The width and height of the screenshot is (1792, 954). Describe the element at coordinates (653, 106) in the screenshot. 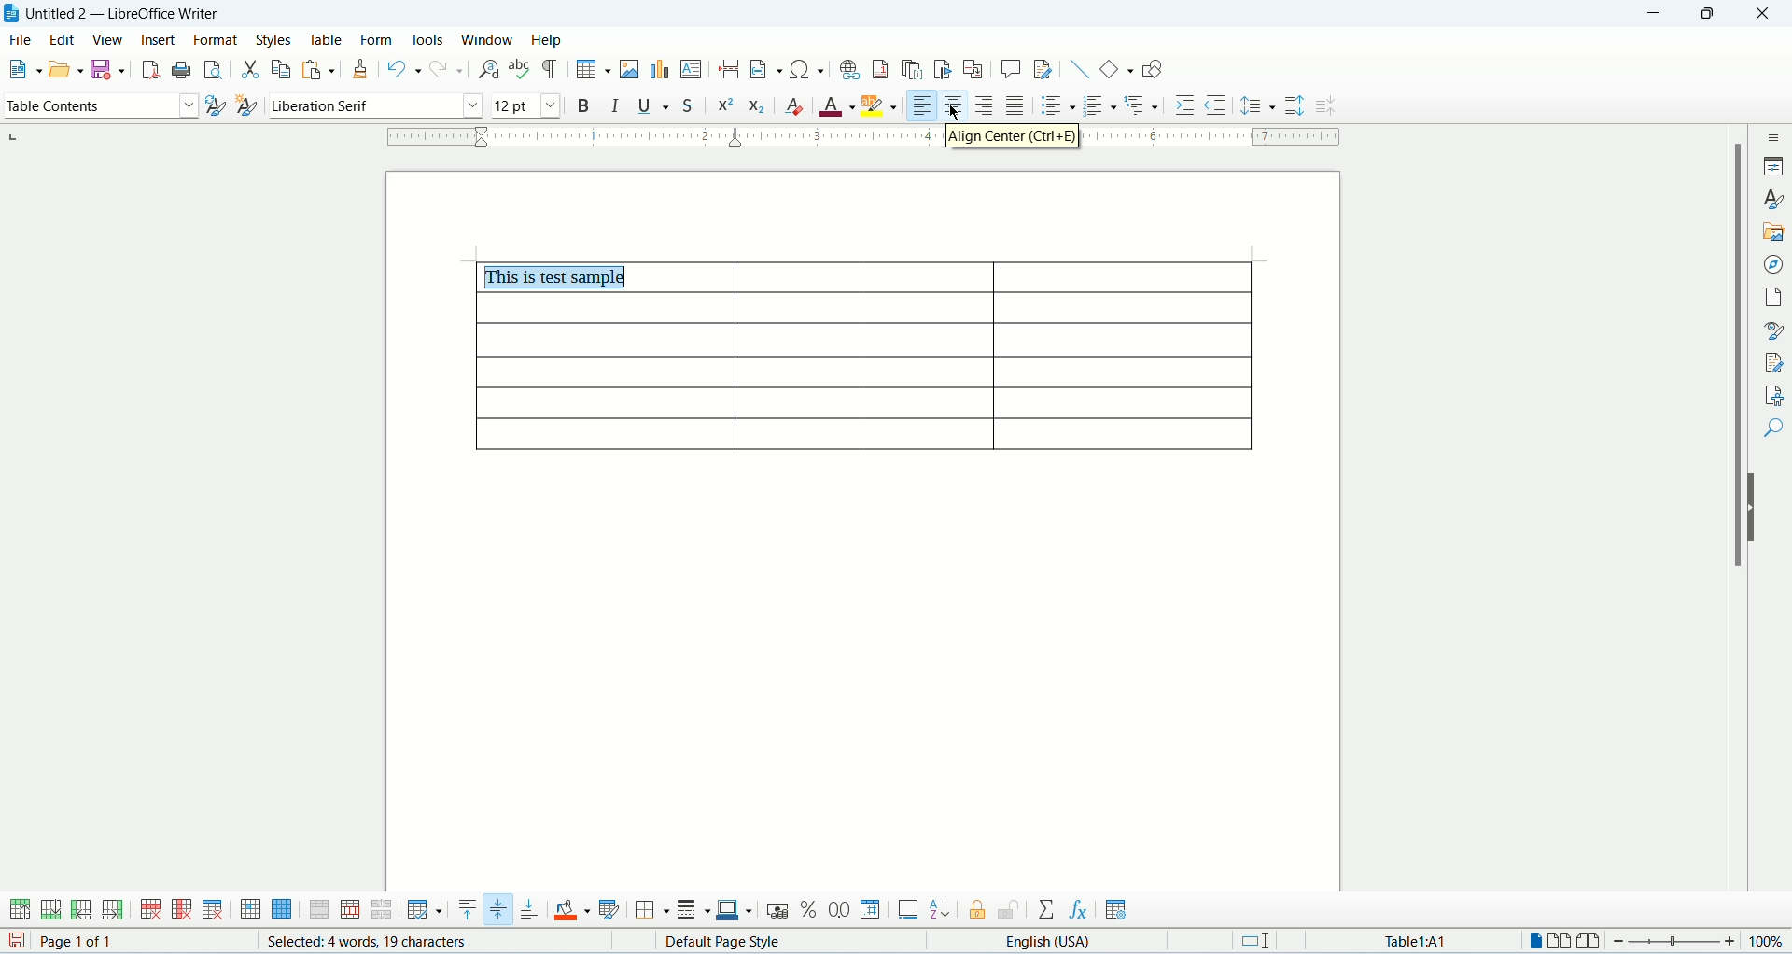

I see `underline` at that location.